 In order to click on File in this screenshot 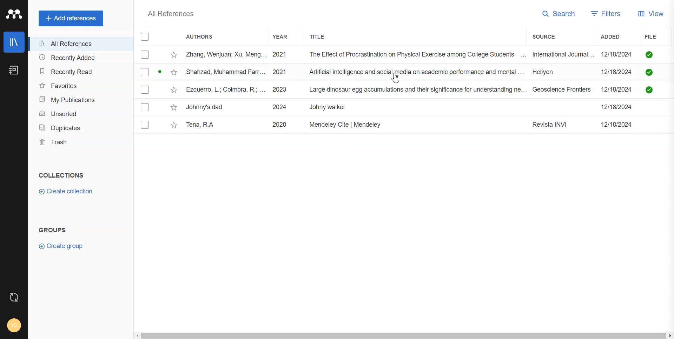, I will do `click(404, 107)`.